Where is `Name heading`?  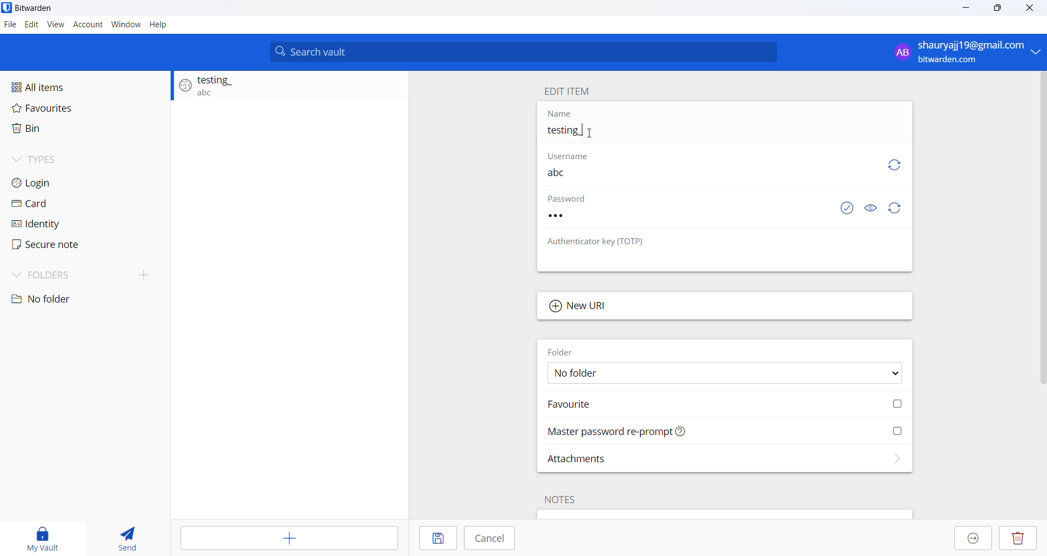 Name heading is located at coordinates (557, 113).